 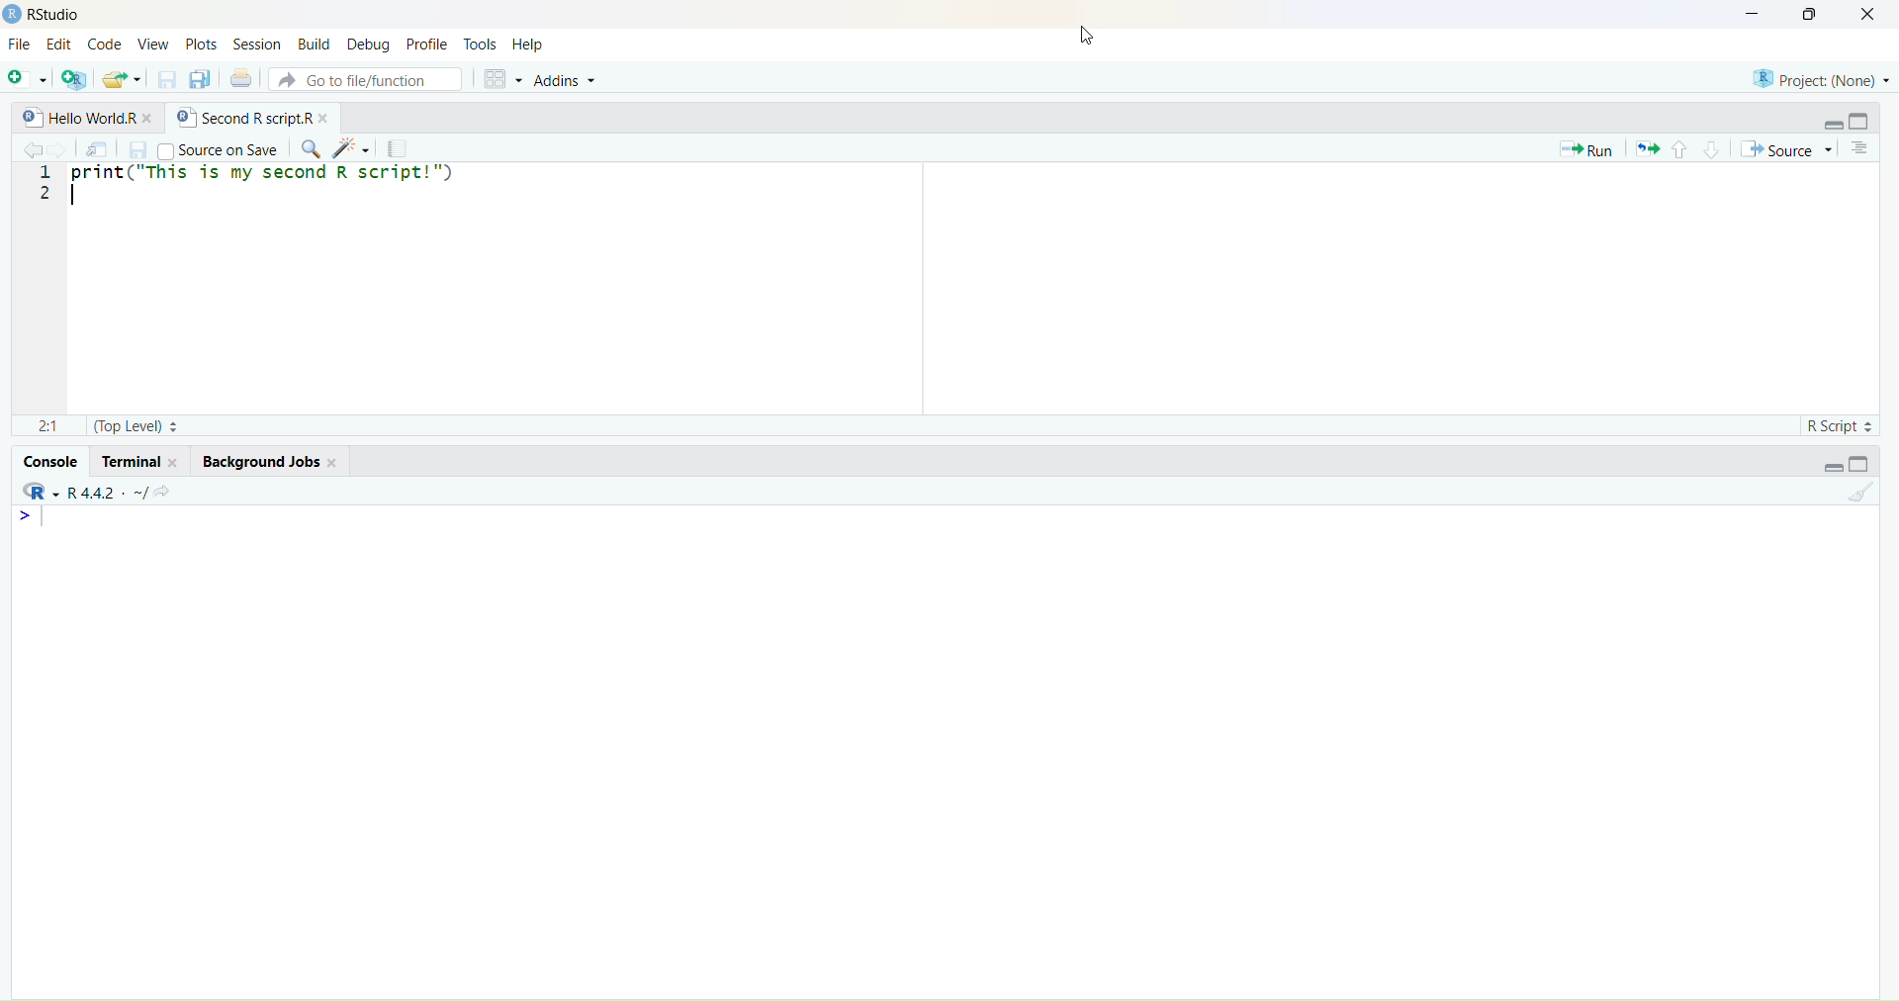 I want to click on Workspace panes, so click(x=500, y=78).